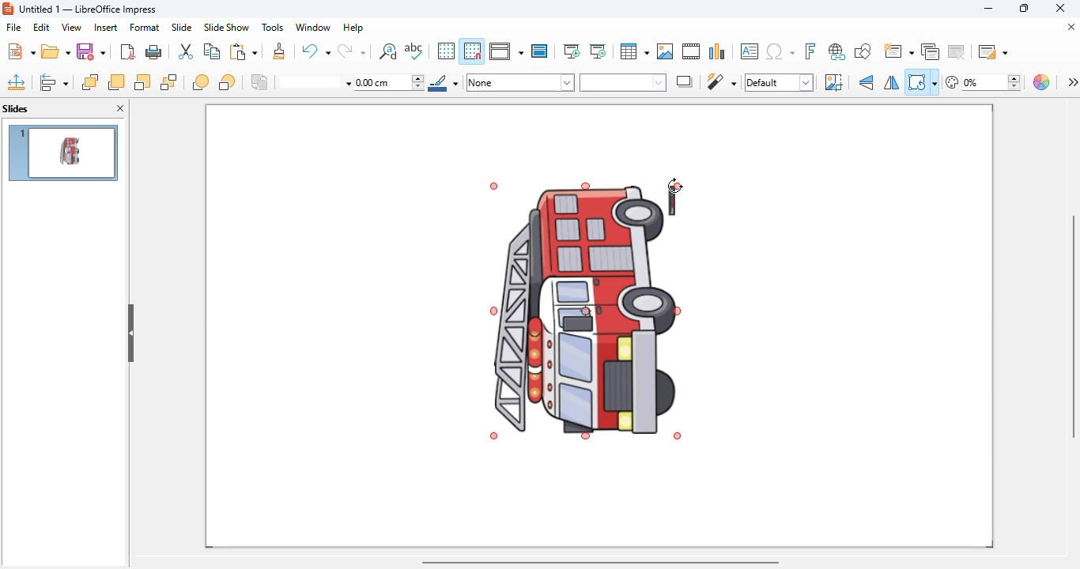 This screenshot has height=569, width=1080. What do you see at coordinates (155, 52) in the screenshot?
I see `print` at bounding box center [155, 52].